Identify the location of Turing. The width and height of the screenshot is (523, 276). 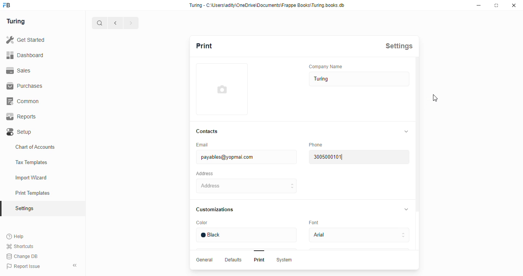
(358, 80).